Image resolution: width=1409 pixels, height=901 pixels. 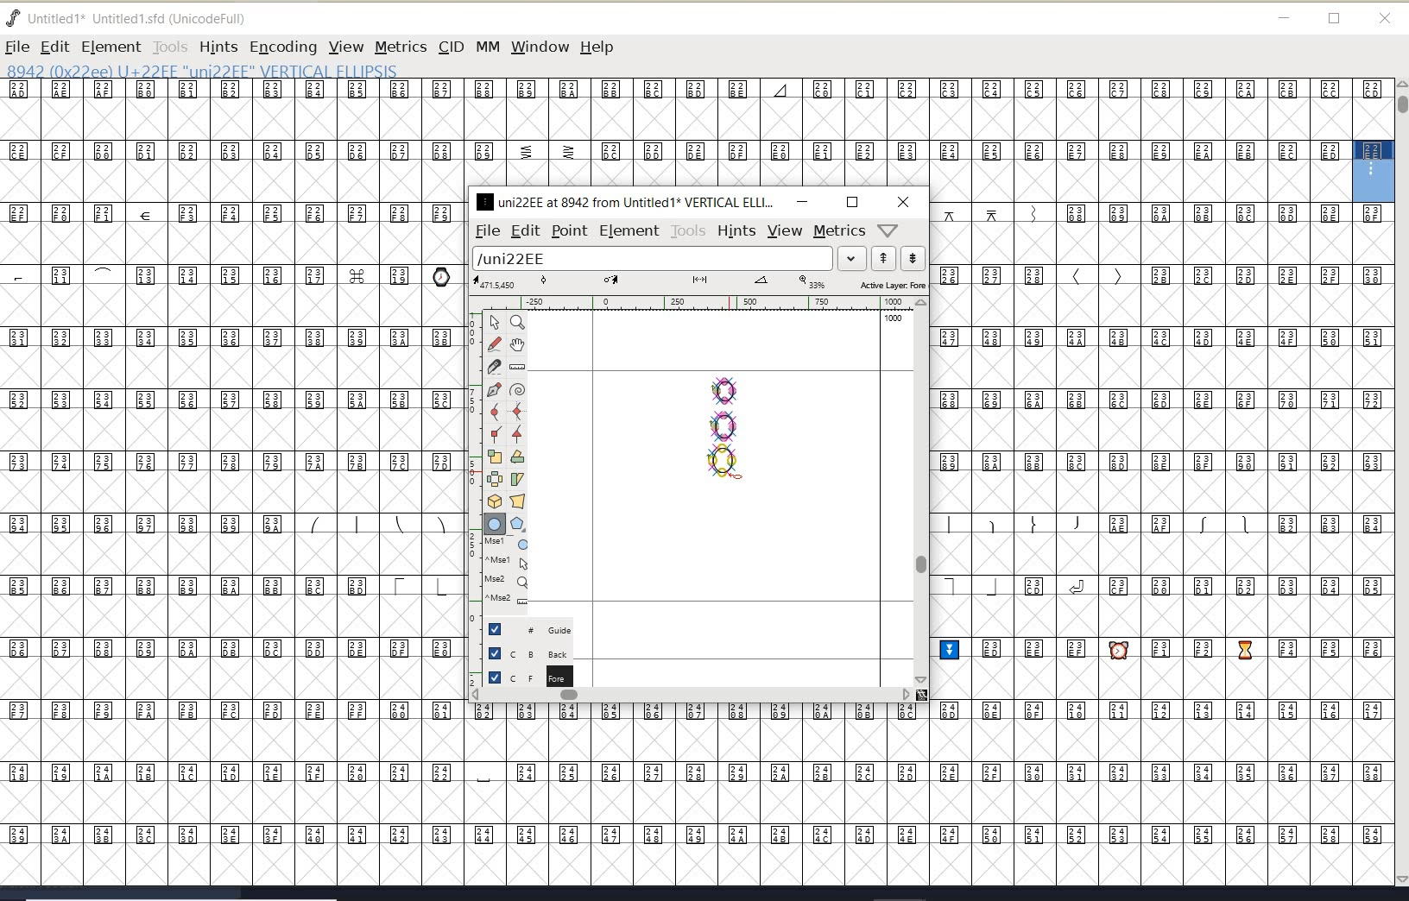 What do you see at coordinates (1385, 19) in the screenshot?
I see `close` at bounding box center [1385, 19].